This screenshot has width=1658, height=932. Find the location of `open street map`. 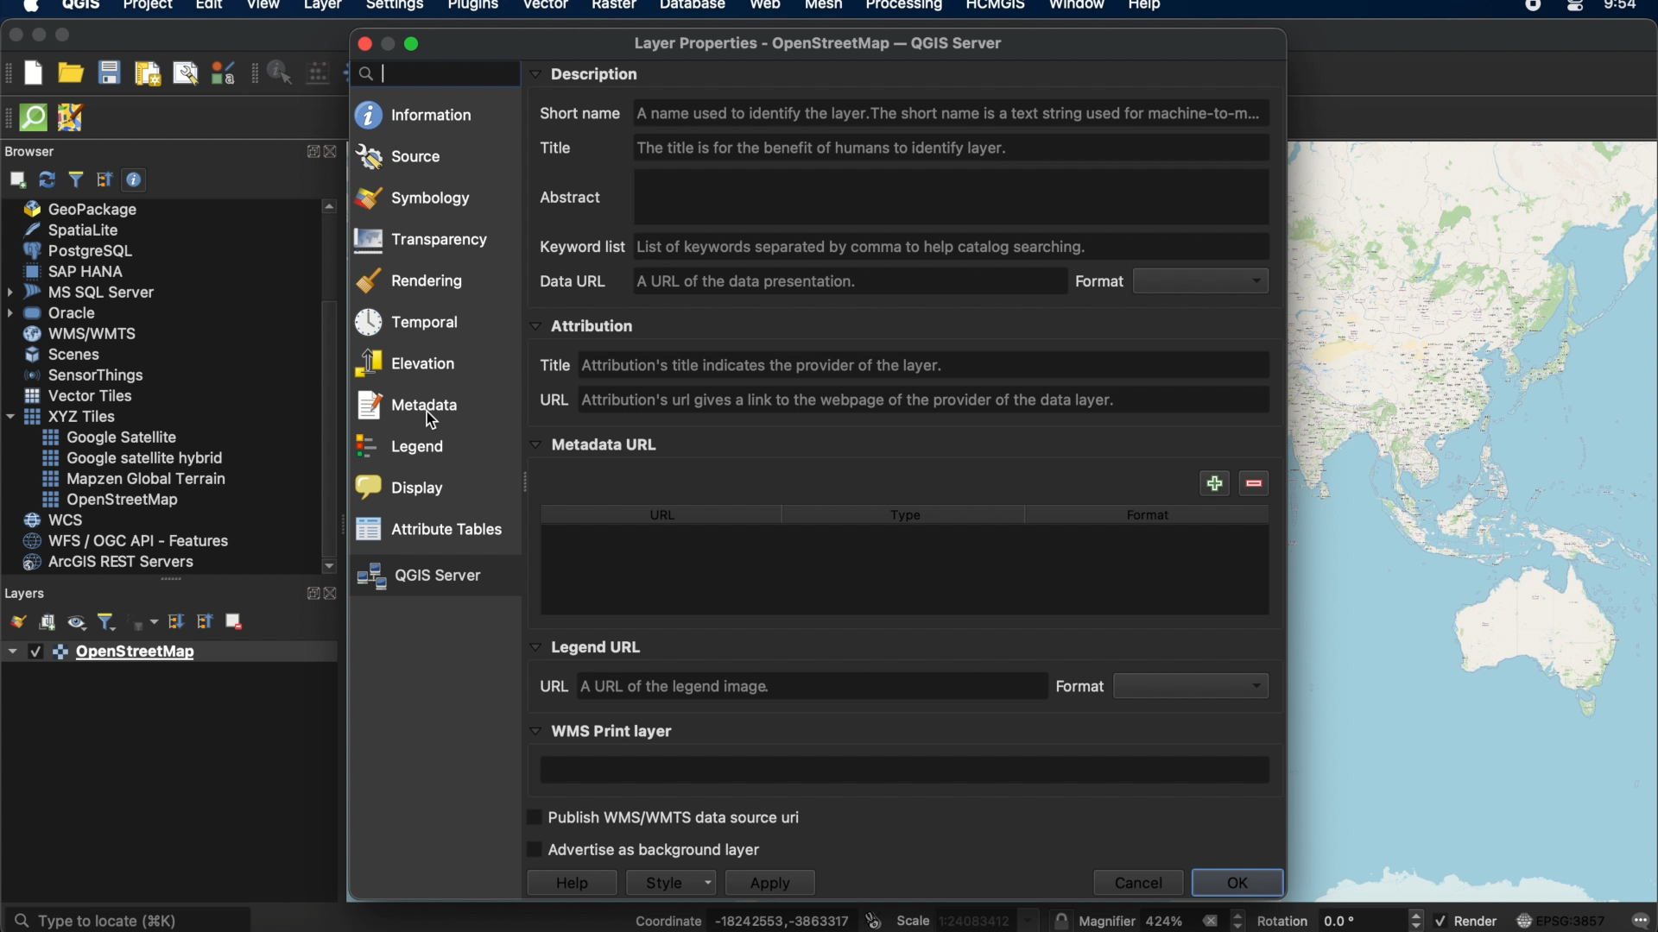

open street map is located at coordinates (109, 501).